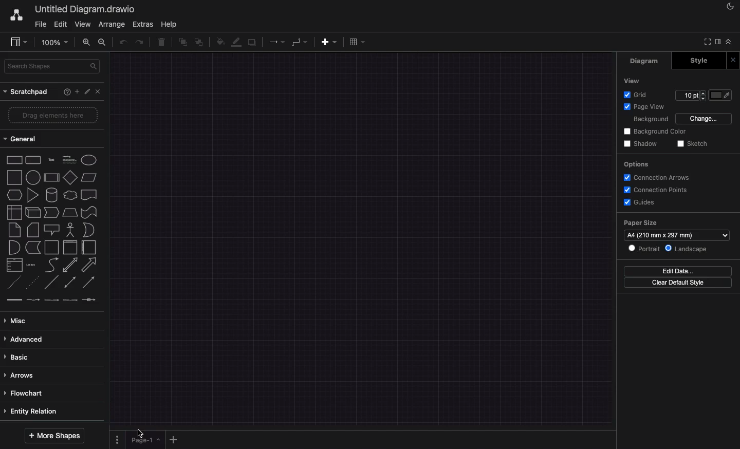 This screenshot has height=449, width=740. I want to click on undo, so click(122, 42).